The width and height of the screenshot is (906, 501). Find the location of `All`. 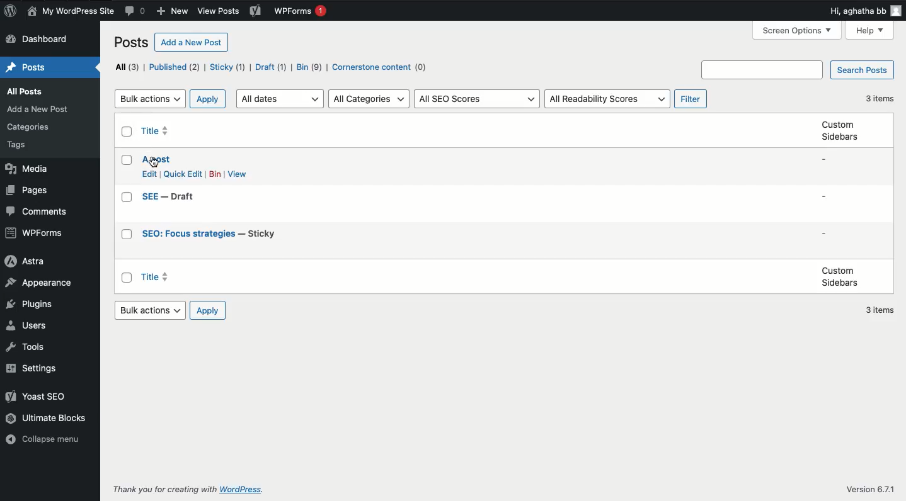

All is located at coordinates (127, 66).